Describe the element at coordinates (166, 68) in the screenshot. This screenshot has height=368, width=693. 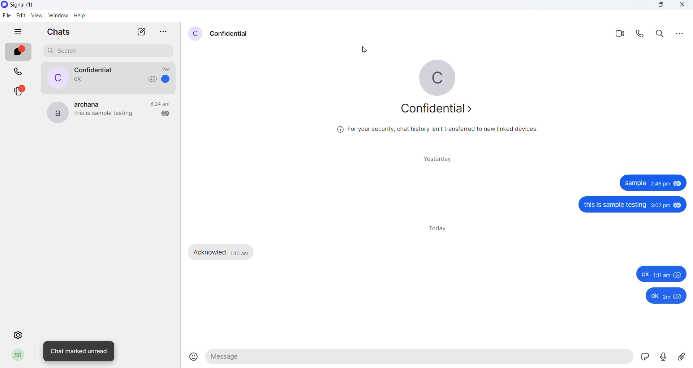
I see `last message time` at that location.